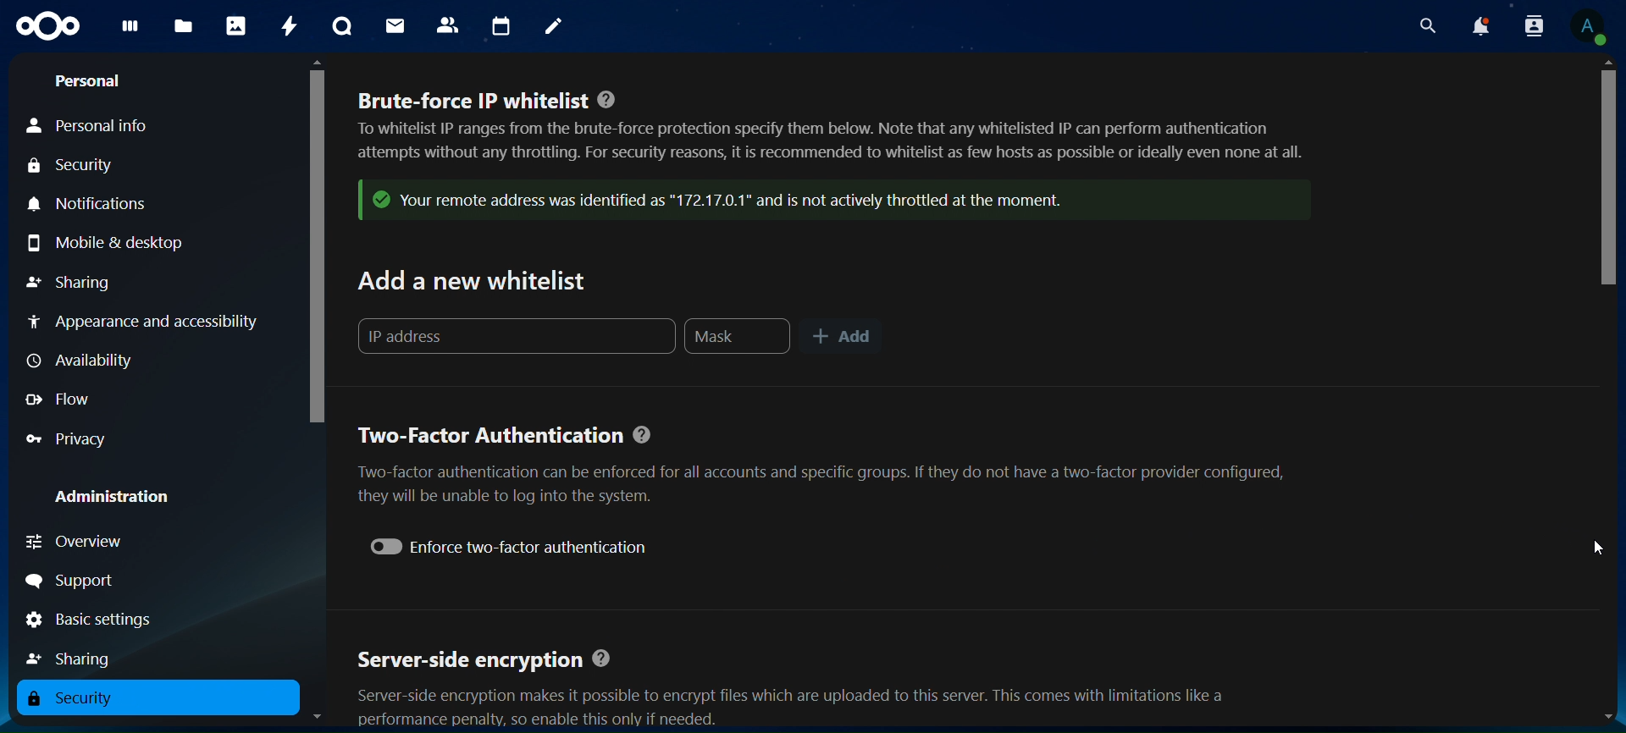 The height and width of the screenshot is (733, 1626). Describe the element at coordinates (235, 25) in the screenshot. I see `photos` at that location.